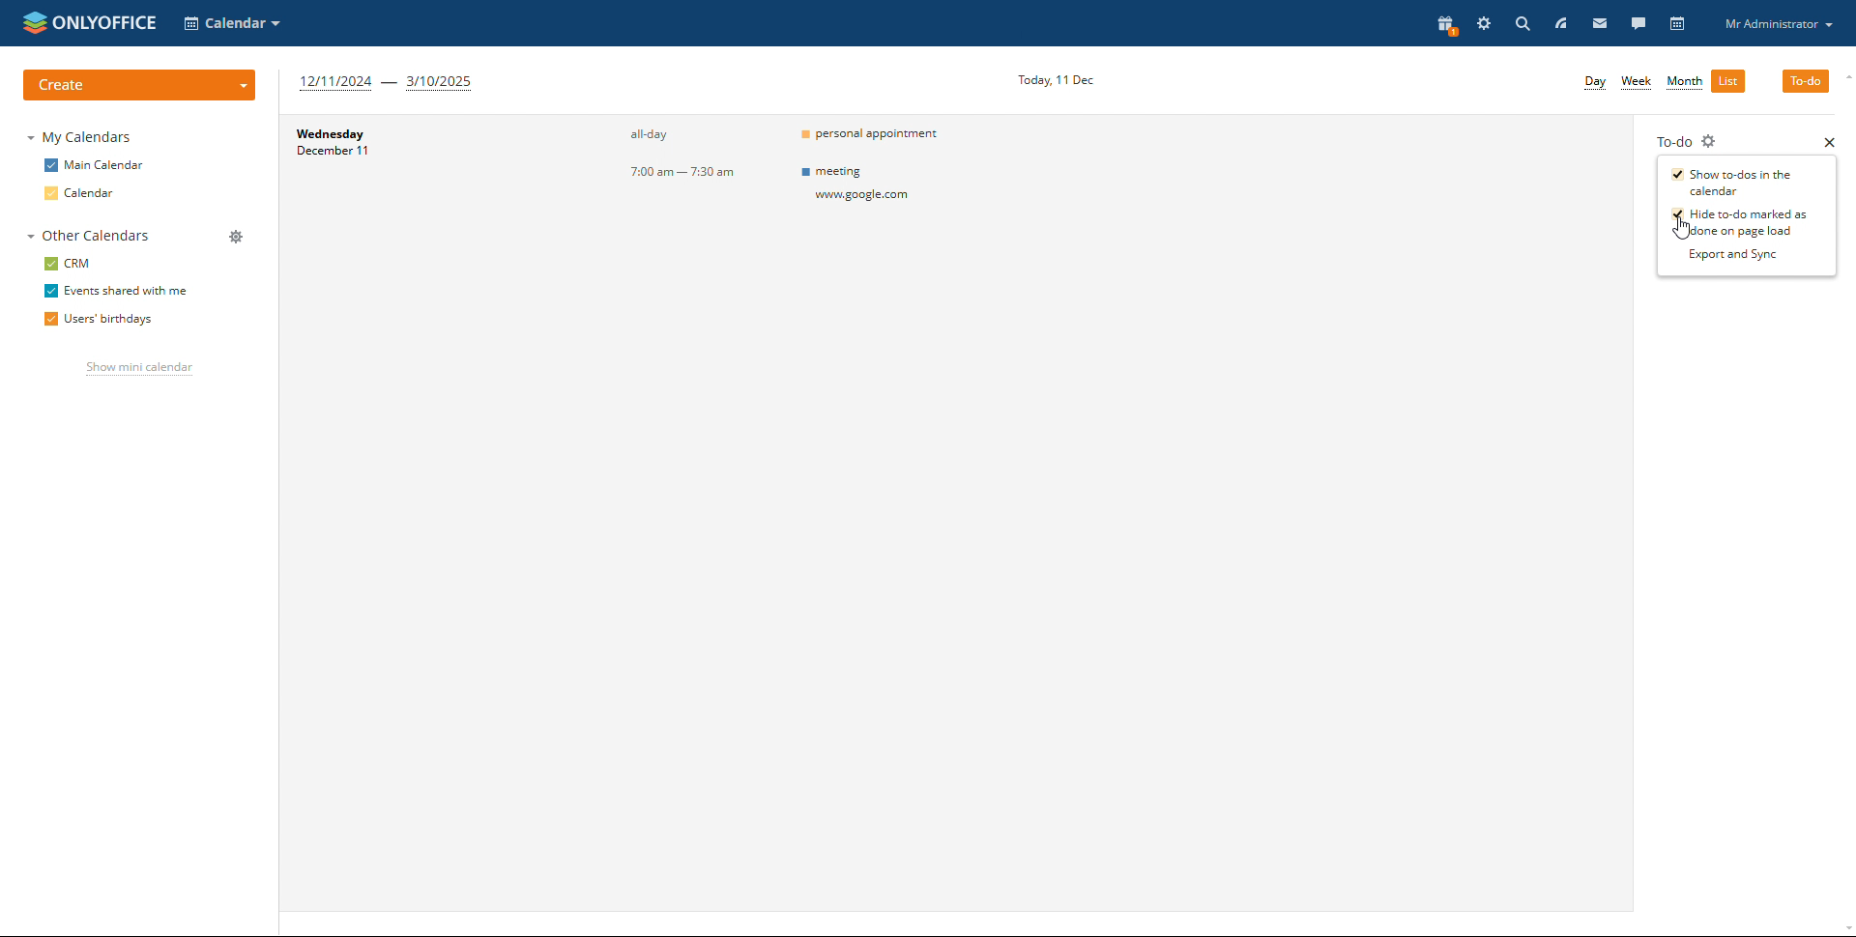 The width and height of the screenshot is (1856, 937). Describe the element at coordinates (1844, 928) in the screenshot. I see `scroll down` at that location.